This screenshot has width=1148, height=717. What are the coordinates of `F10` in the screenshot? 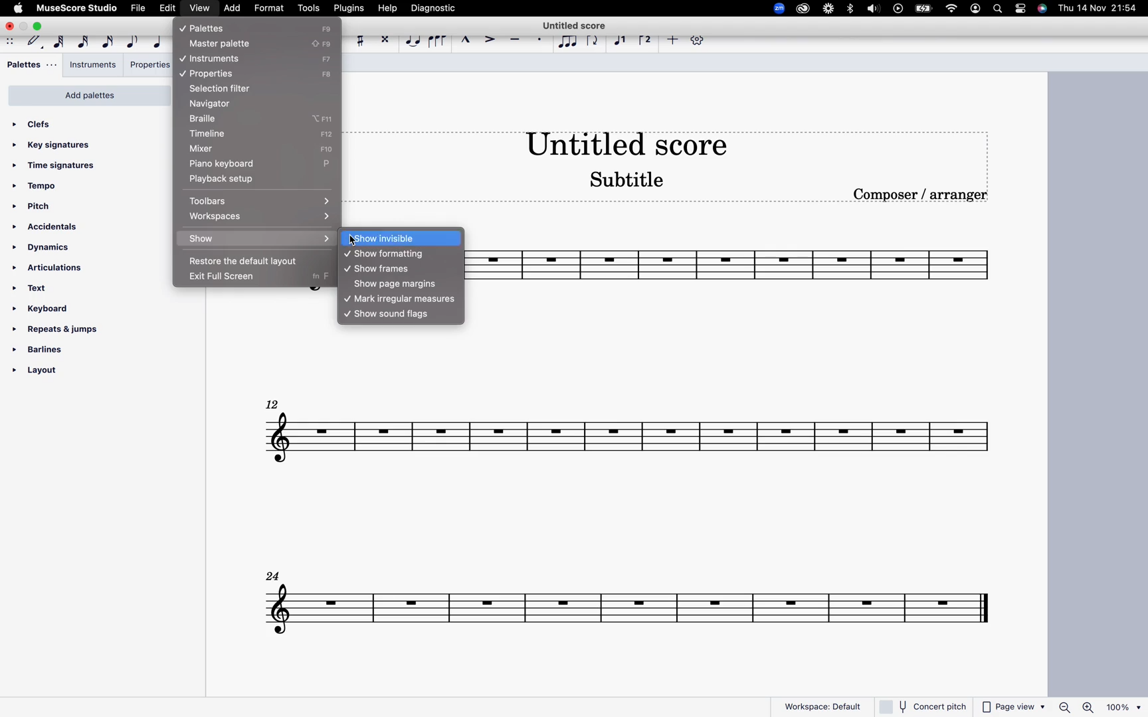 It's located at (329, 149).